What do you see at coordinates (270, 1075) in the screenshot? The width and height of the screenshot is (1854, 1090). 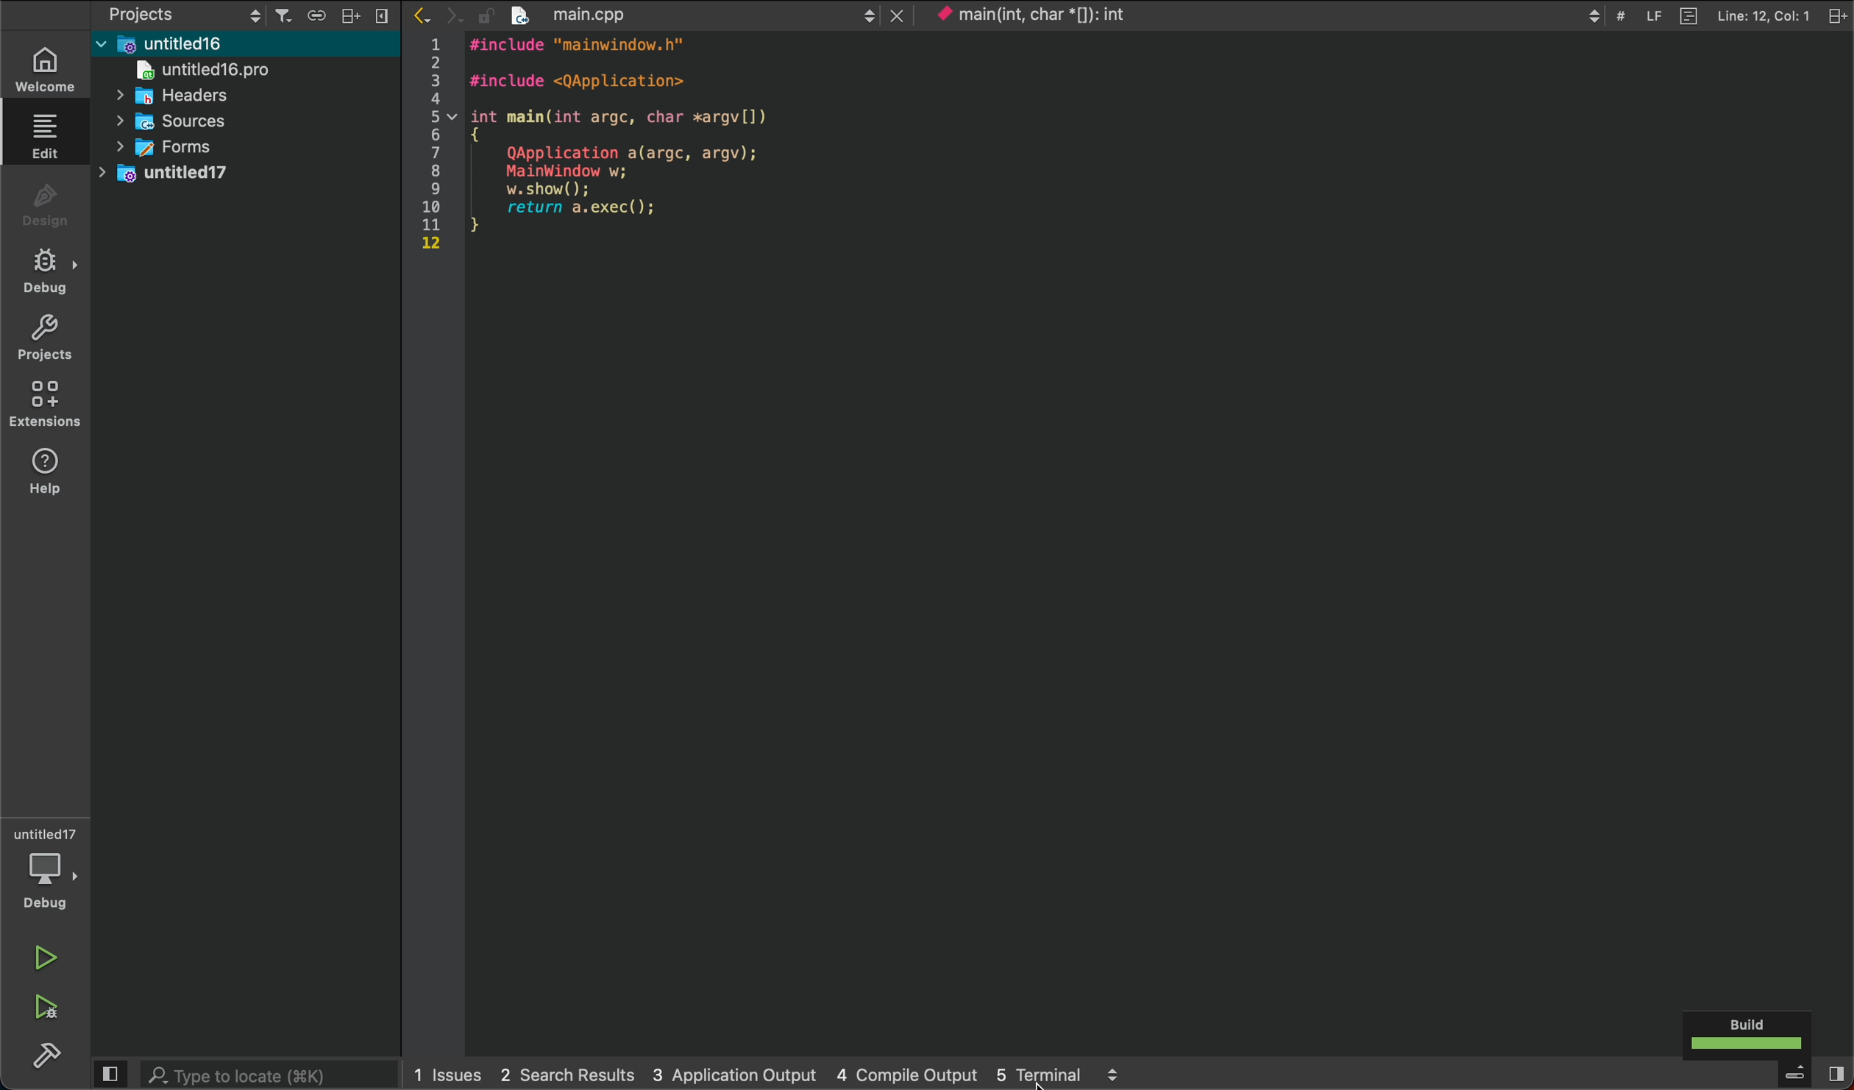 I see `Type to locate(XK)` at bounding box center [270, 1075].